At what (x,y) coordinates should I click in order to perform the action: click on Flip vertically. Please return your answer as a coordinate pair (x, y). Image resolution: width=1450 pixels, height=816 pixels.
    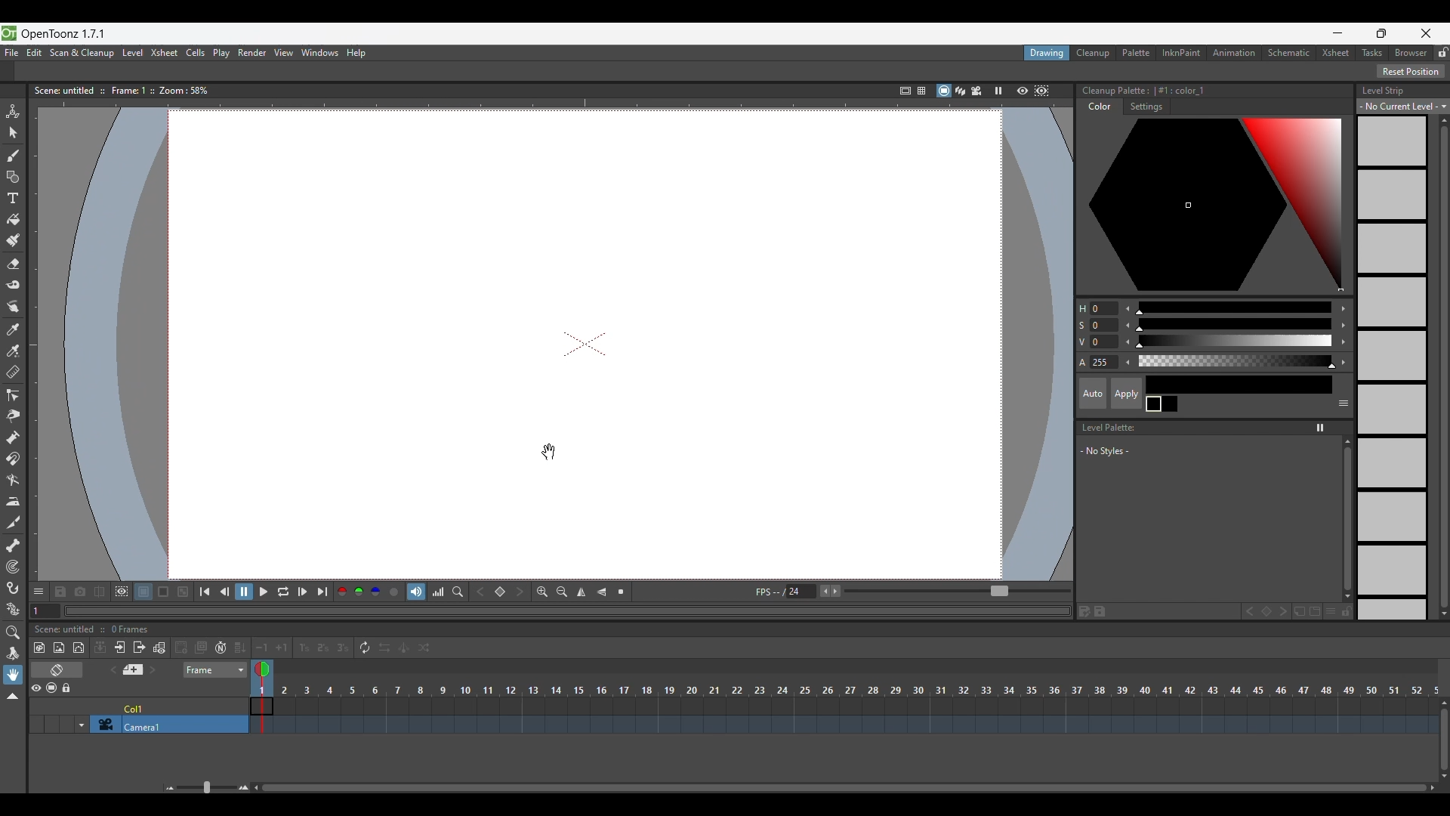
    Looking at the image, I should click on (602, 592).